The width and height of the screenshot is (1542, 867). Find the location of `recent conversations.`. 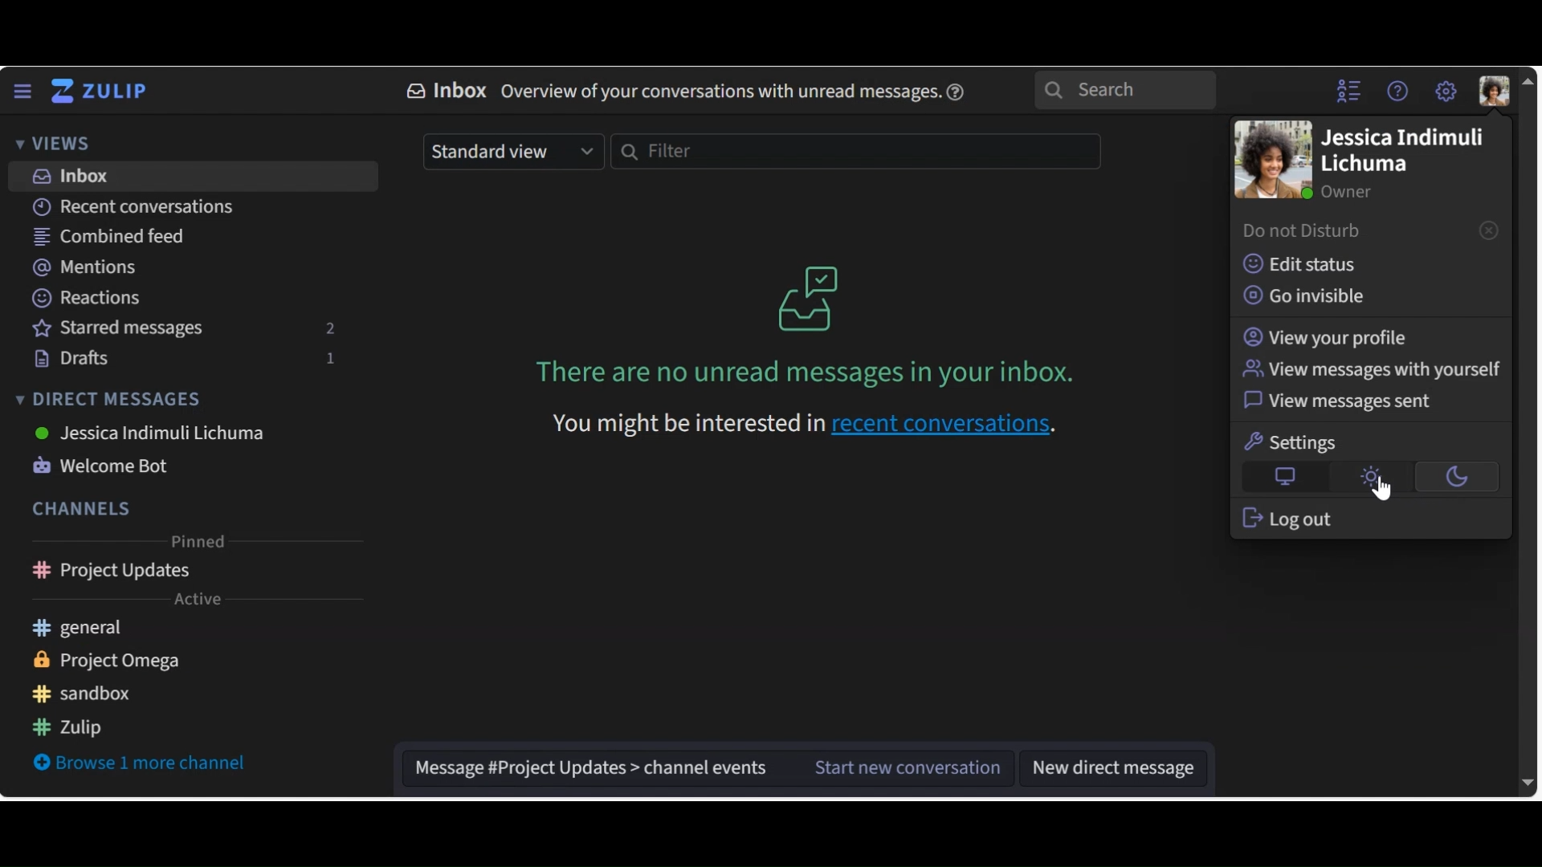

recent conversations. is located at coordinates (953, 428).